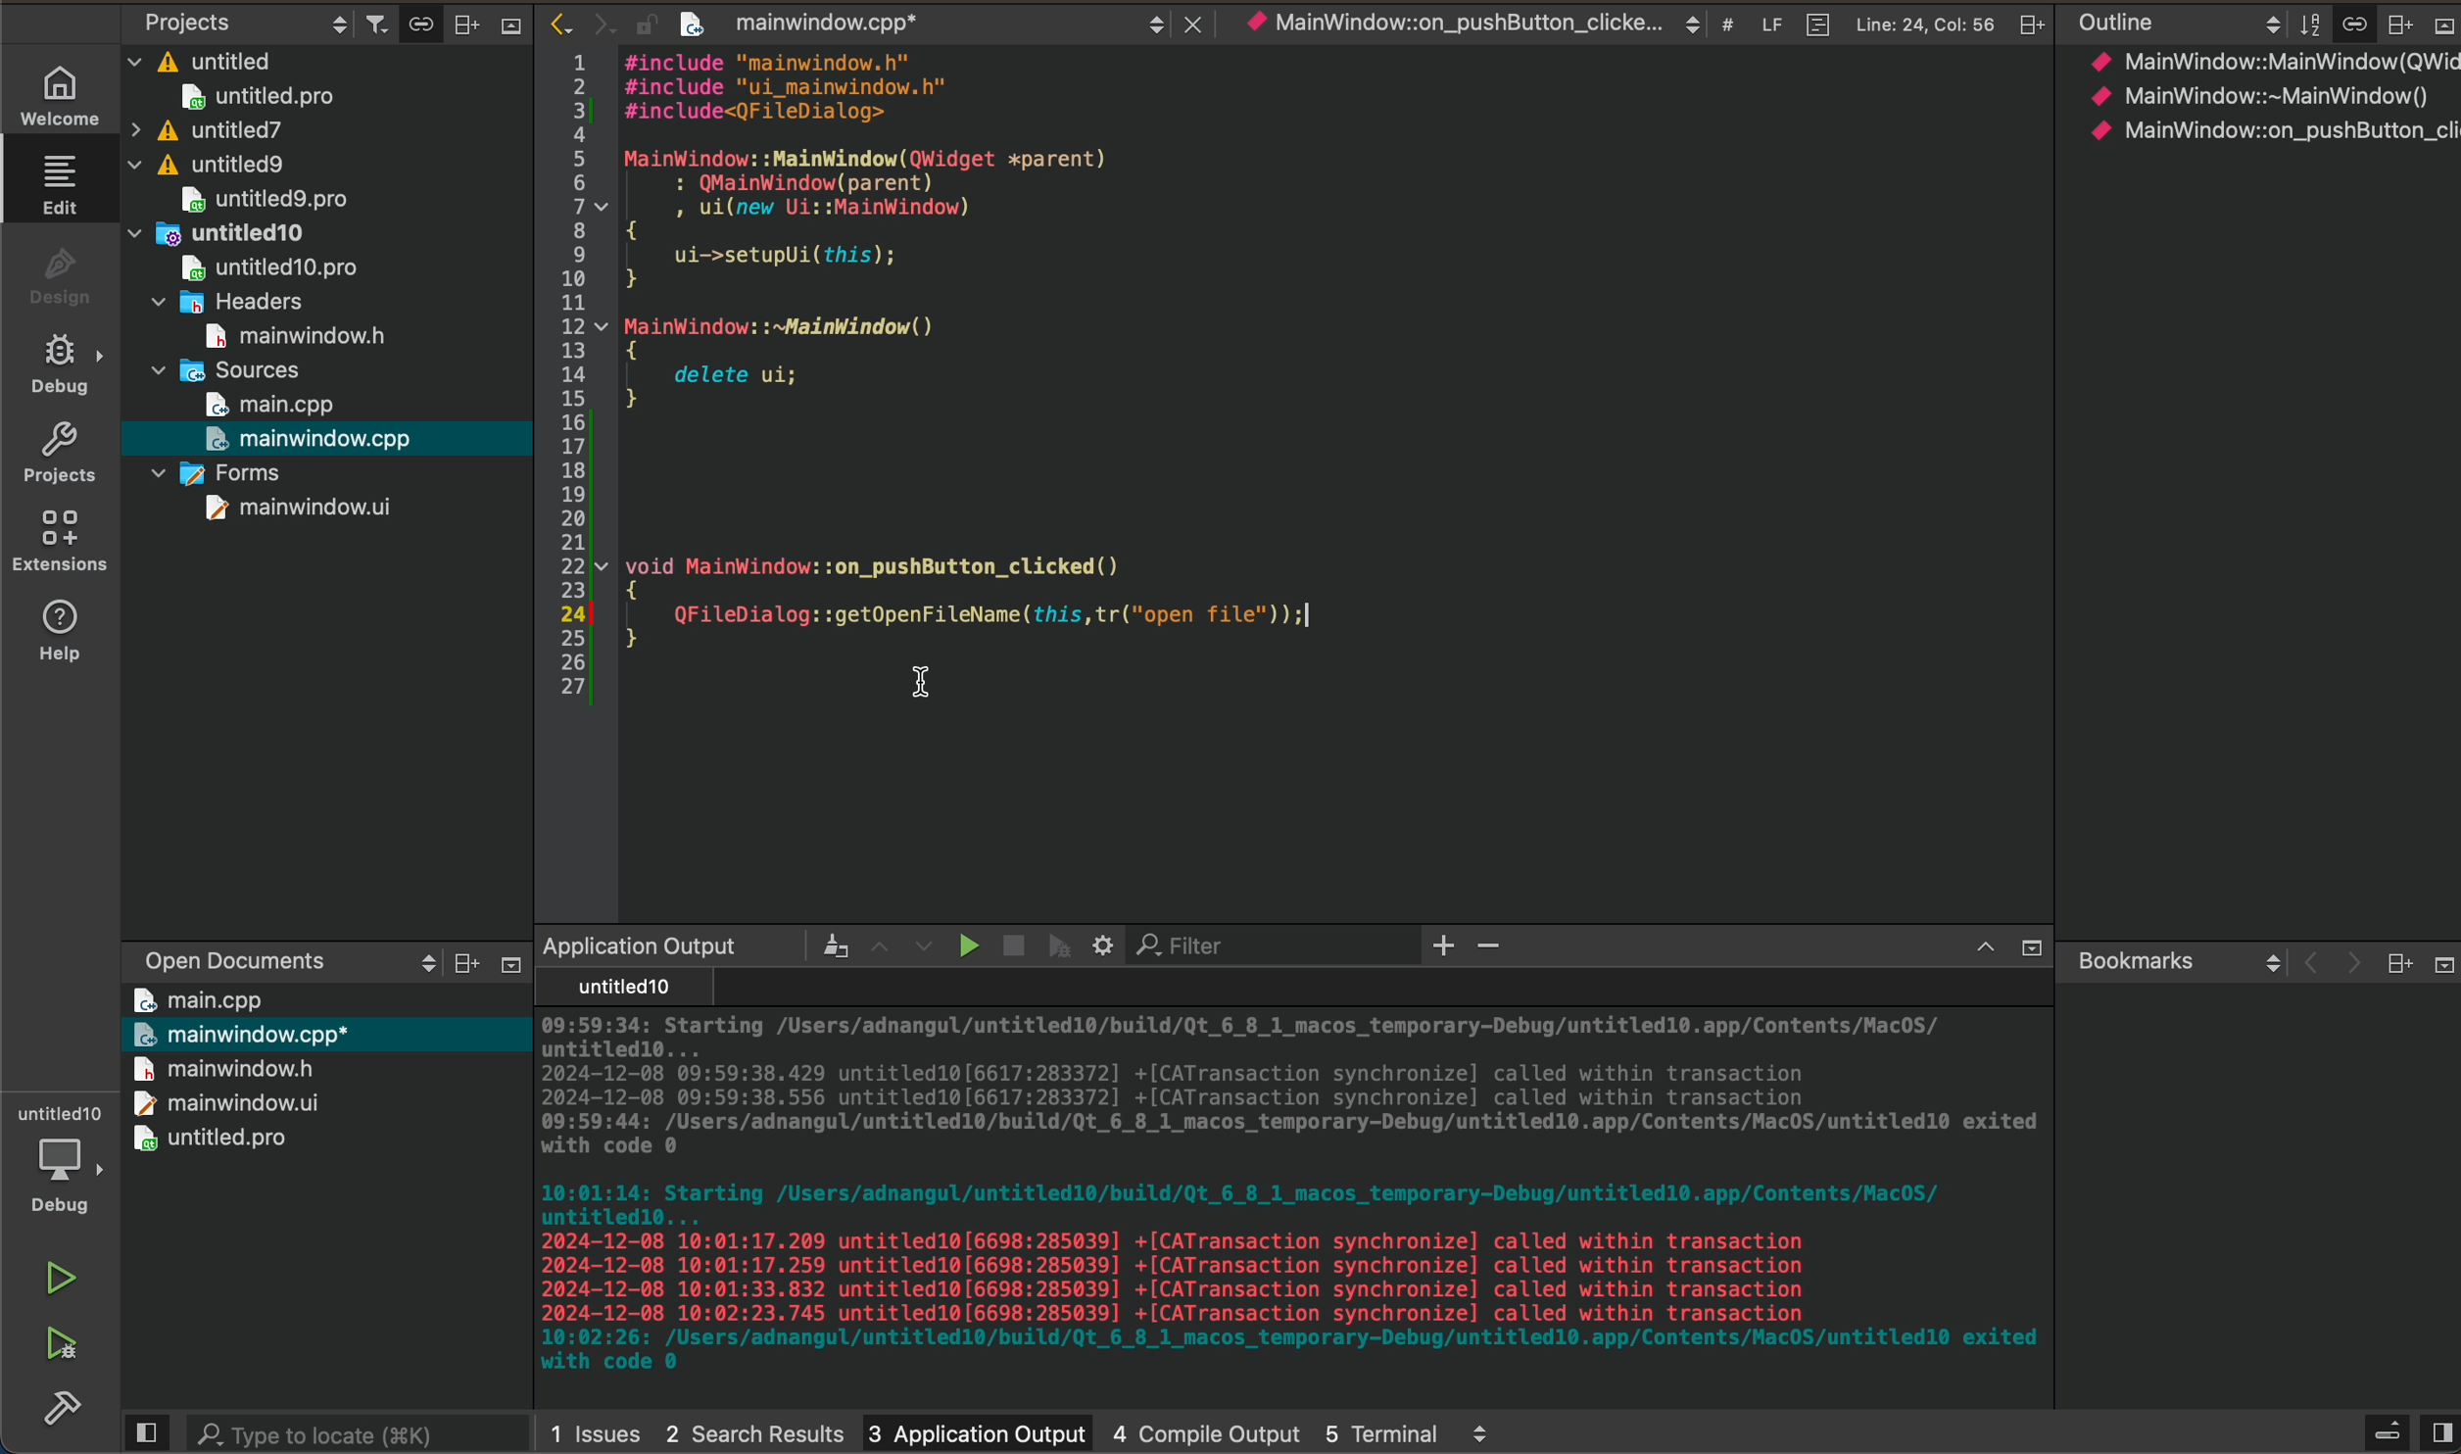 This screenshot has width=2461, height=1454. What do you see at coordinates (186, 21) in the screenshot?
I see `projects` at bounding box center [186, 21].